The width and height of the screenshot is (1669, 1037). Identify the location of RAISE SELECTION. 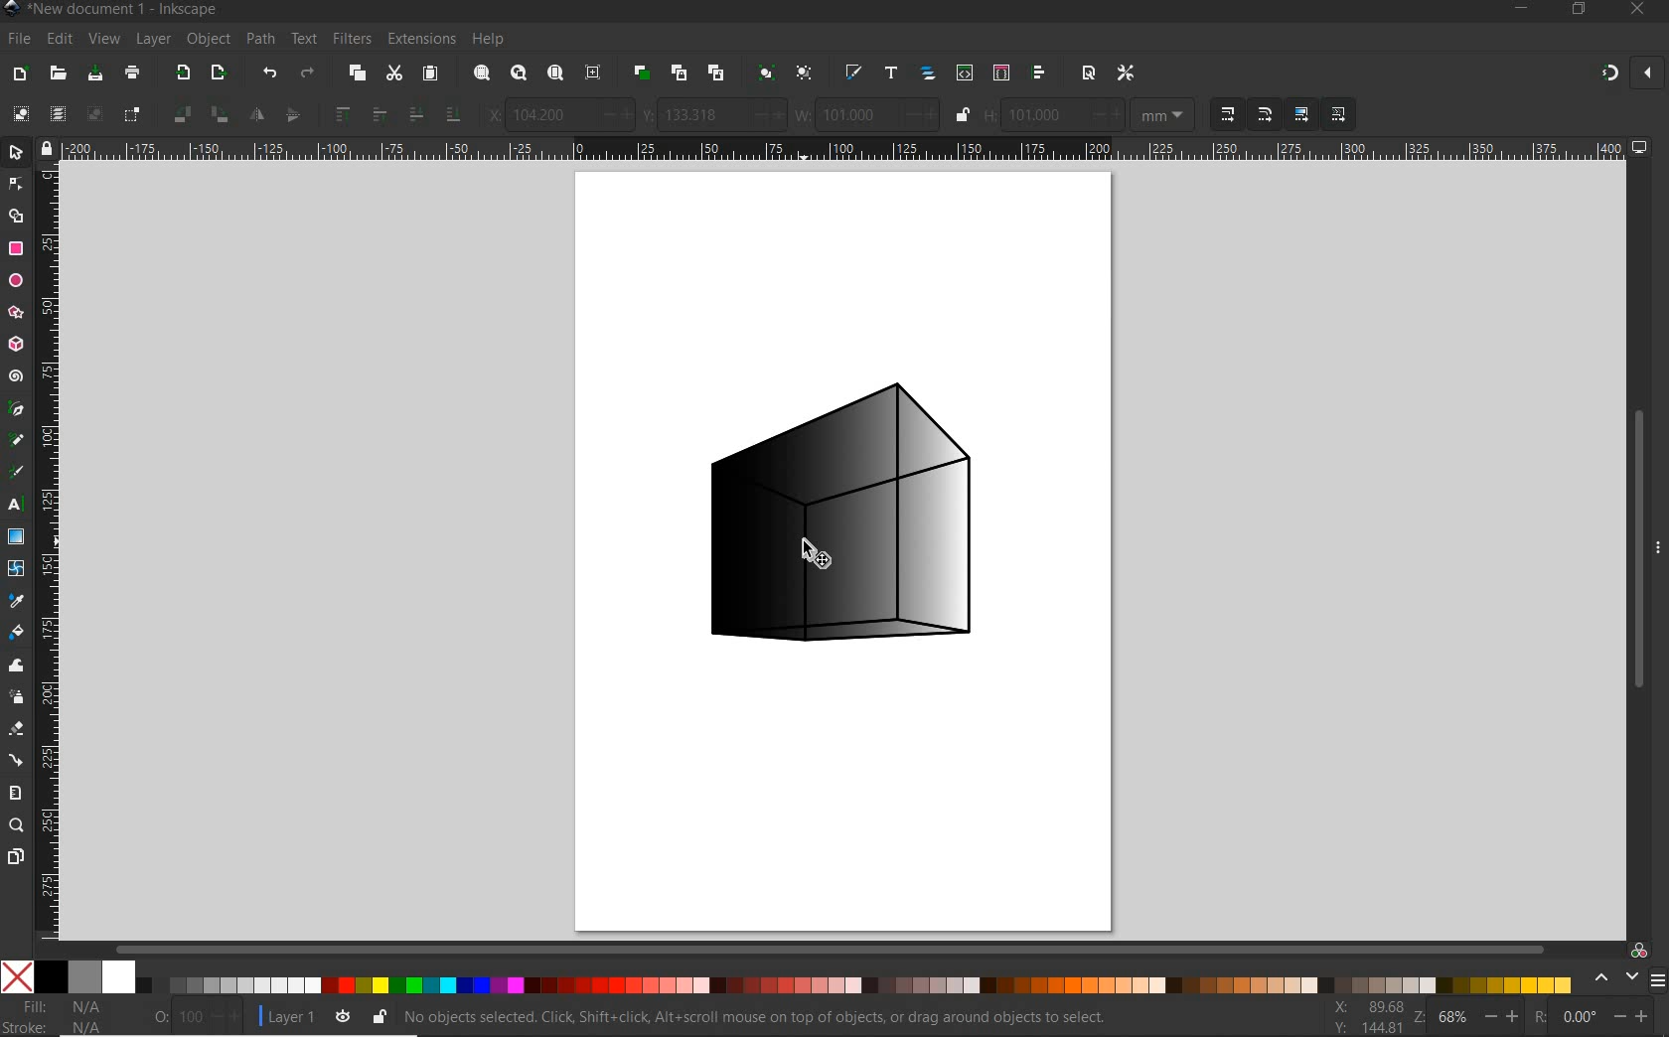
(379, 113).